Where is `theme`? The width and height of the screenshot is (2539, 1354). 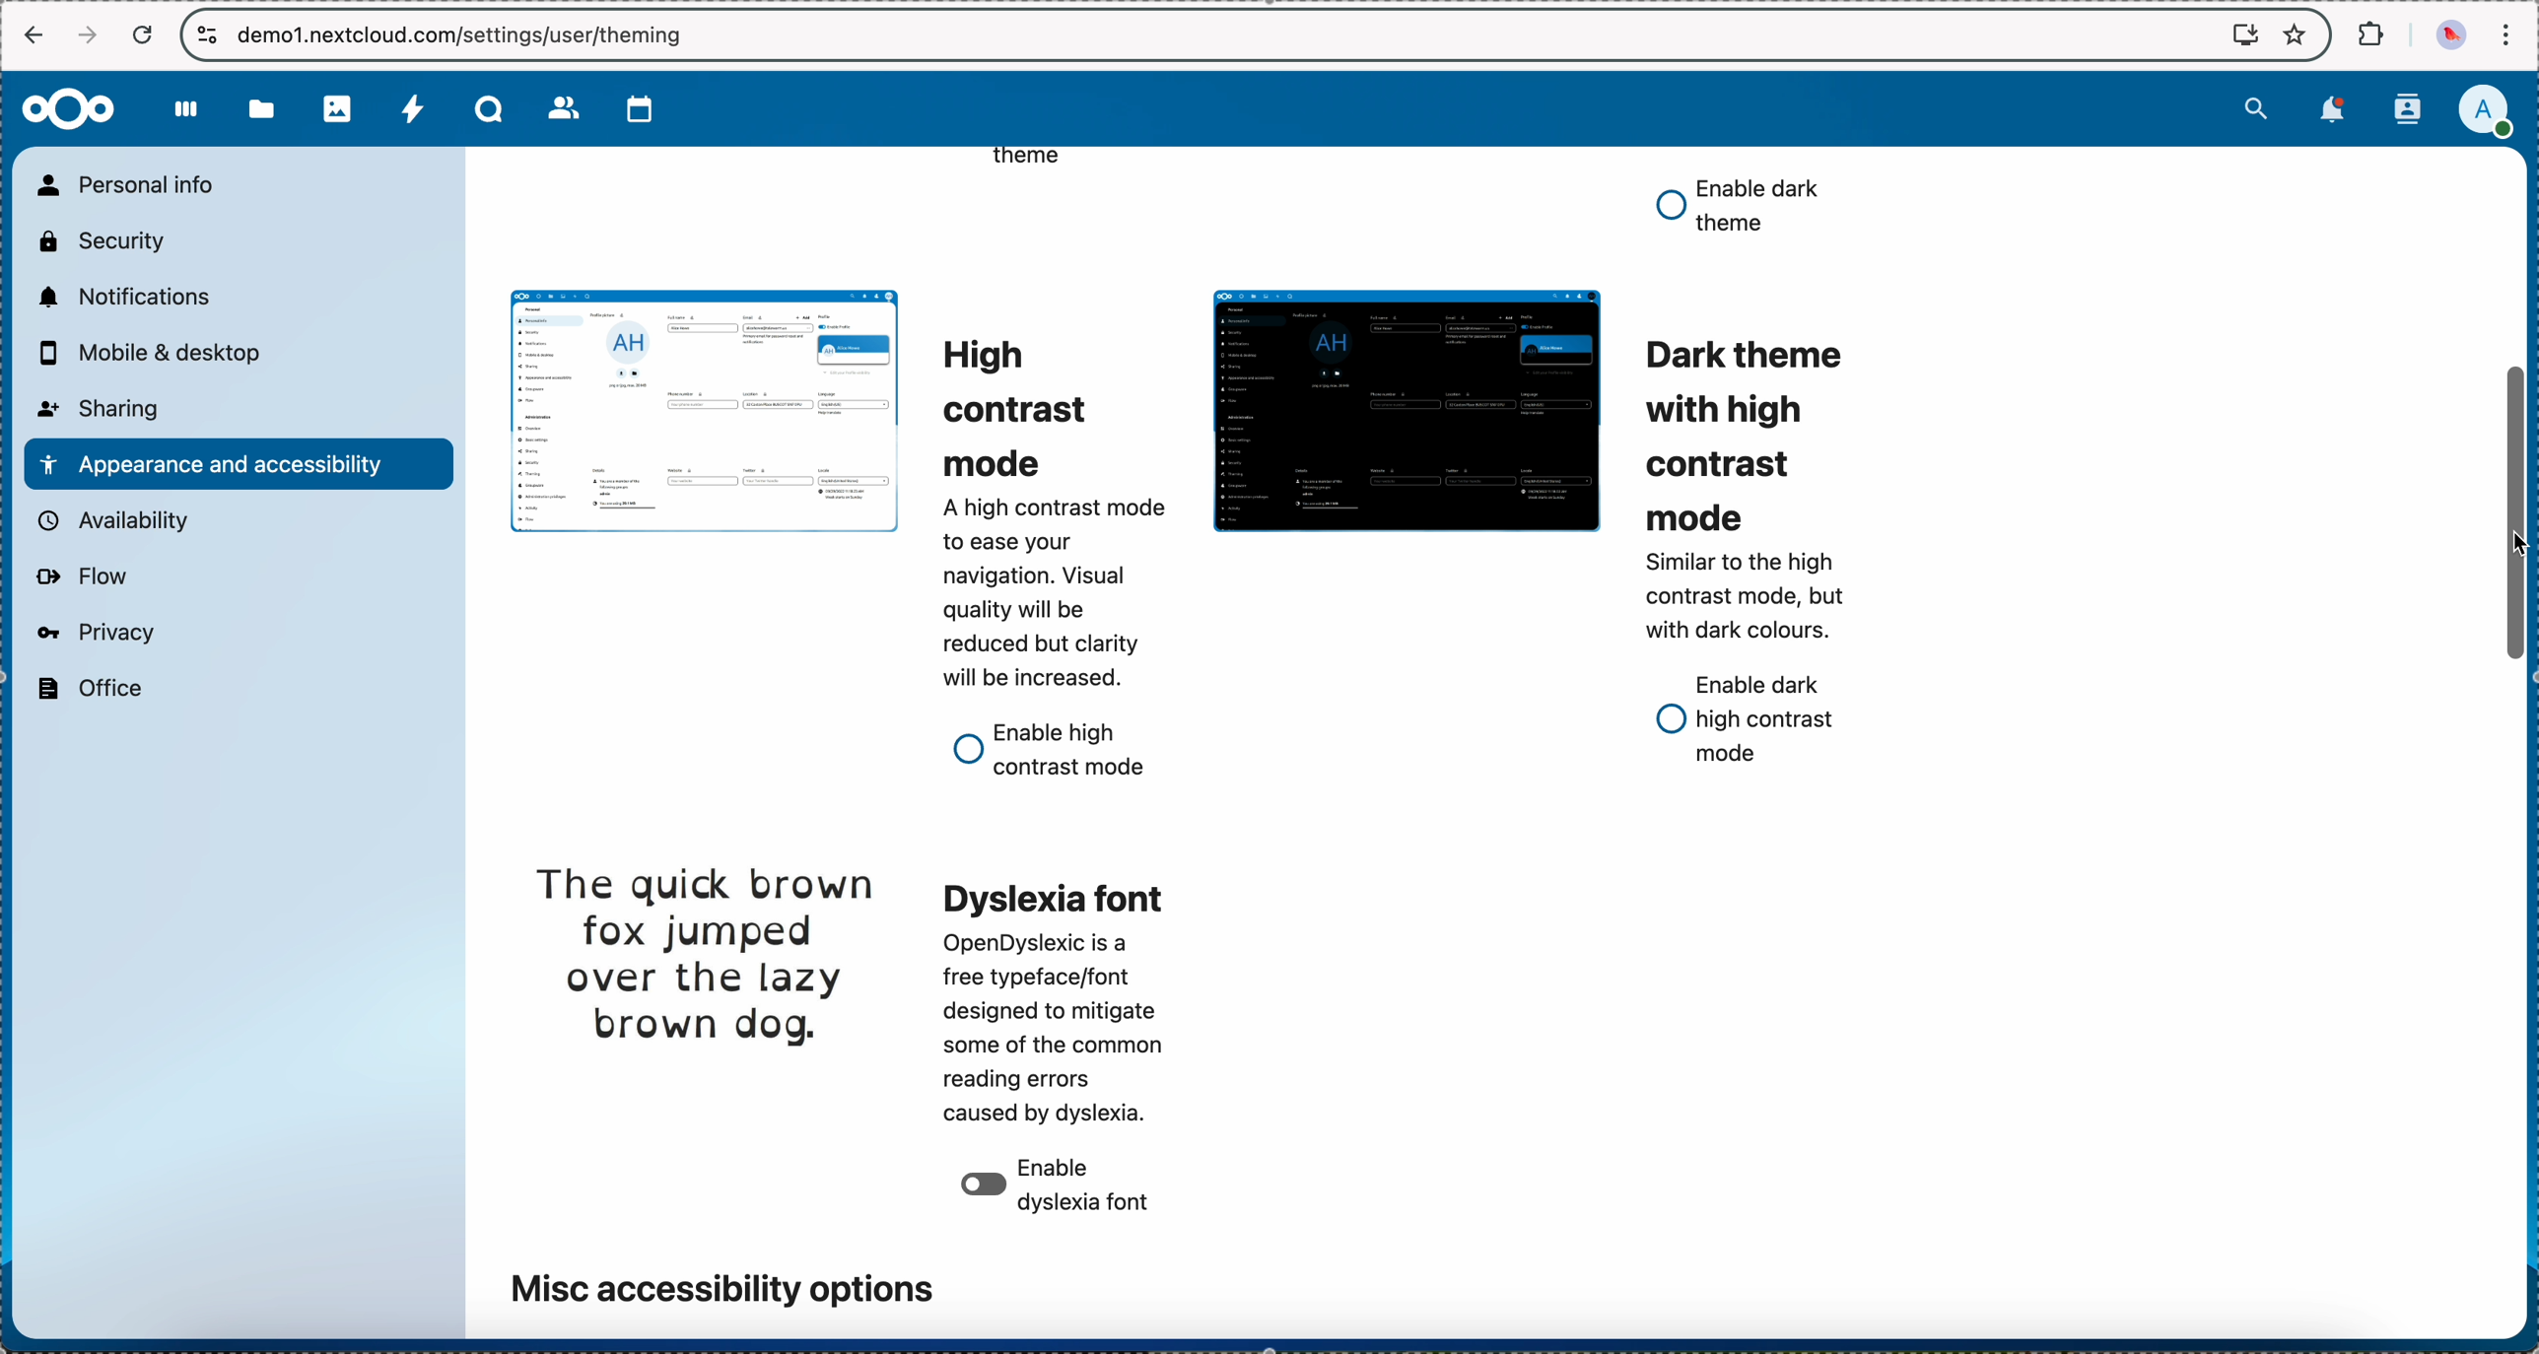
theme is located at coordinates (1028, 166).